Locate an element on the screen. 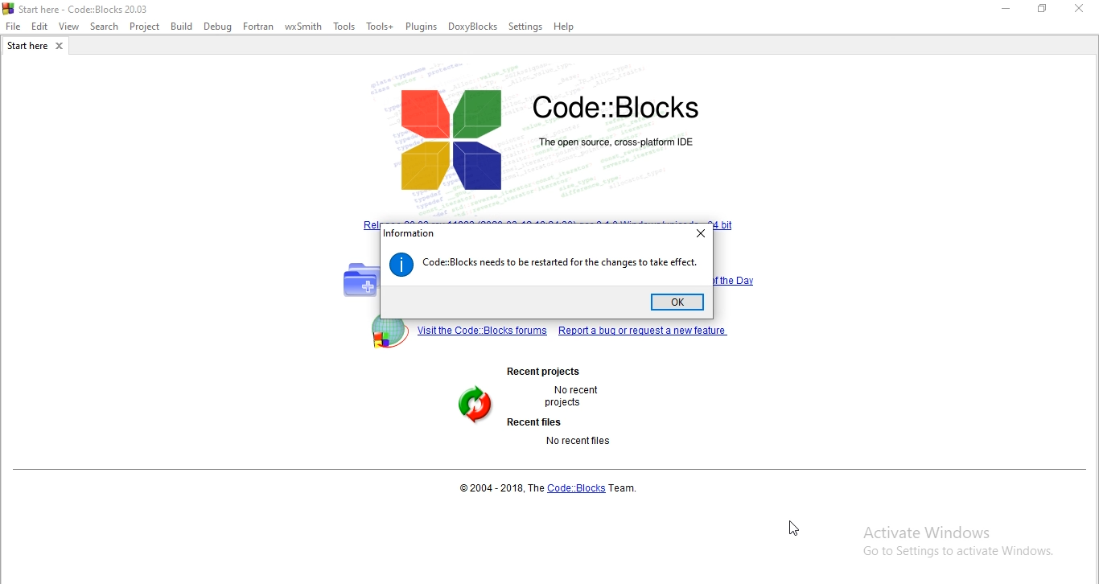  information is located at coordinates (410, 233).